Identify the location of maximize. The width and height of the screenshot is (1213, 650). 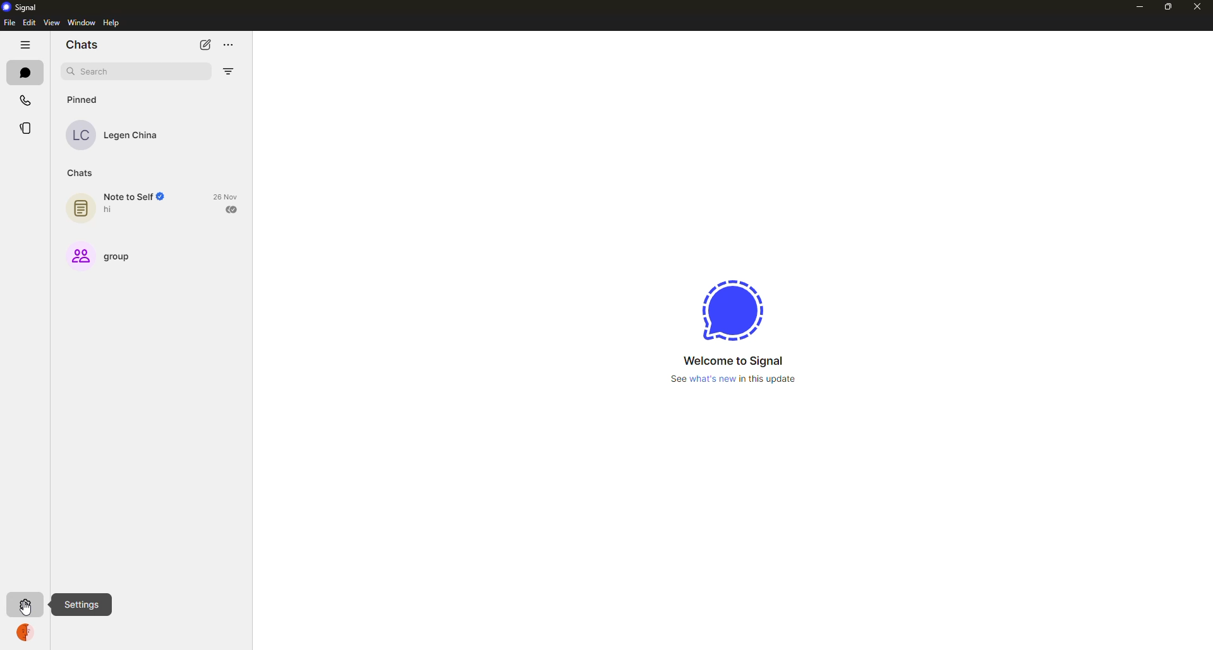
(1164, 7).